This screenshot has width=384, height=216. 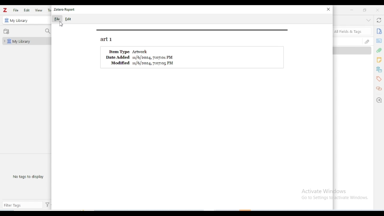 I want to click on notes, so click(x=379, y=60).